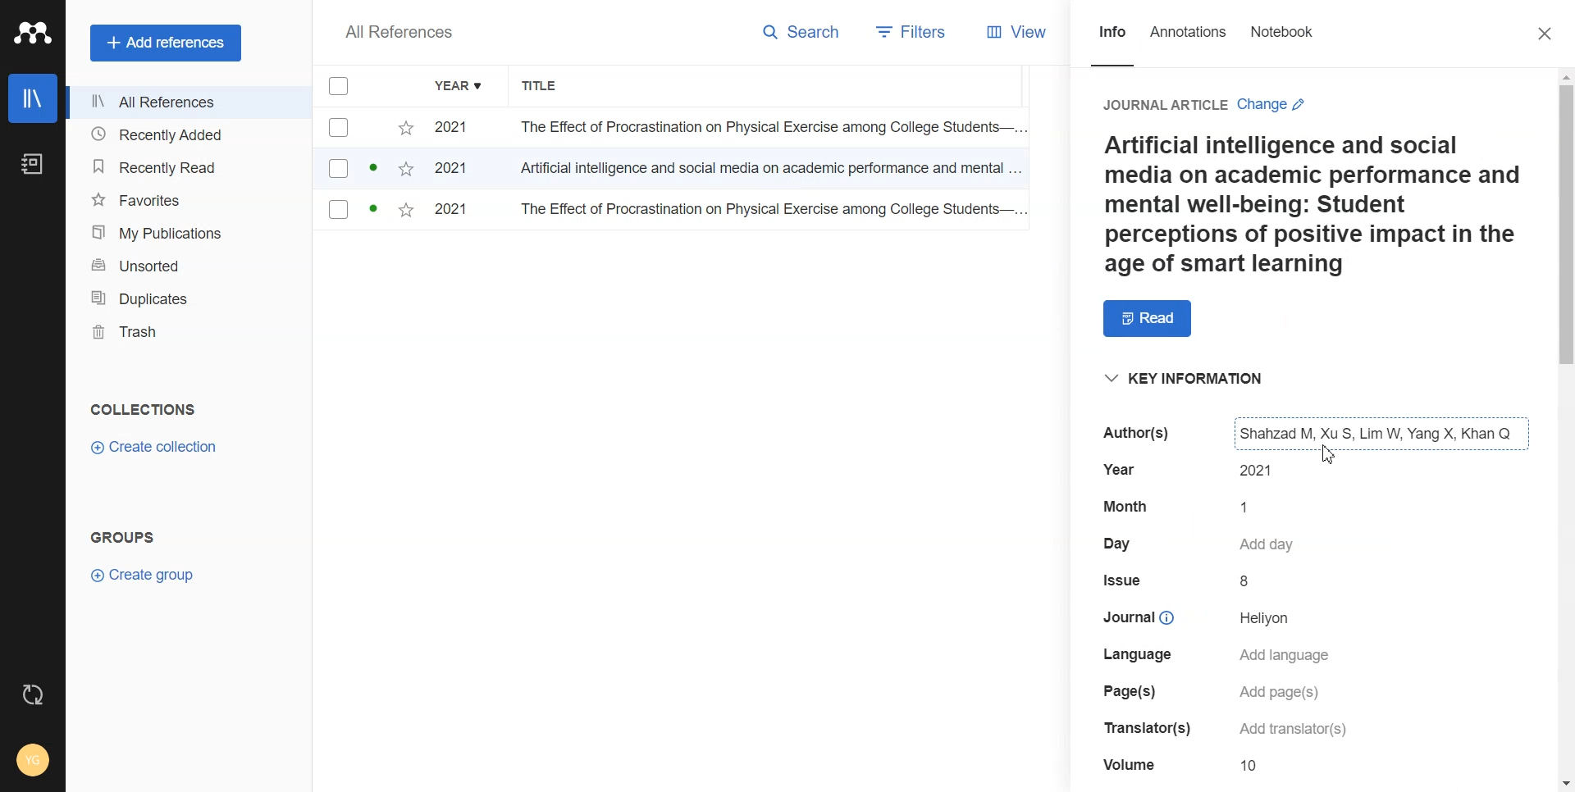 The height and width of the screenshot is (792, 1575). Describe the element at coordinates (399, 32) in the screenshot. I see `All References` at that location.